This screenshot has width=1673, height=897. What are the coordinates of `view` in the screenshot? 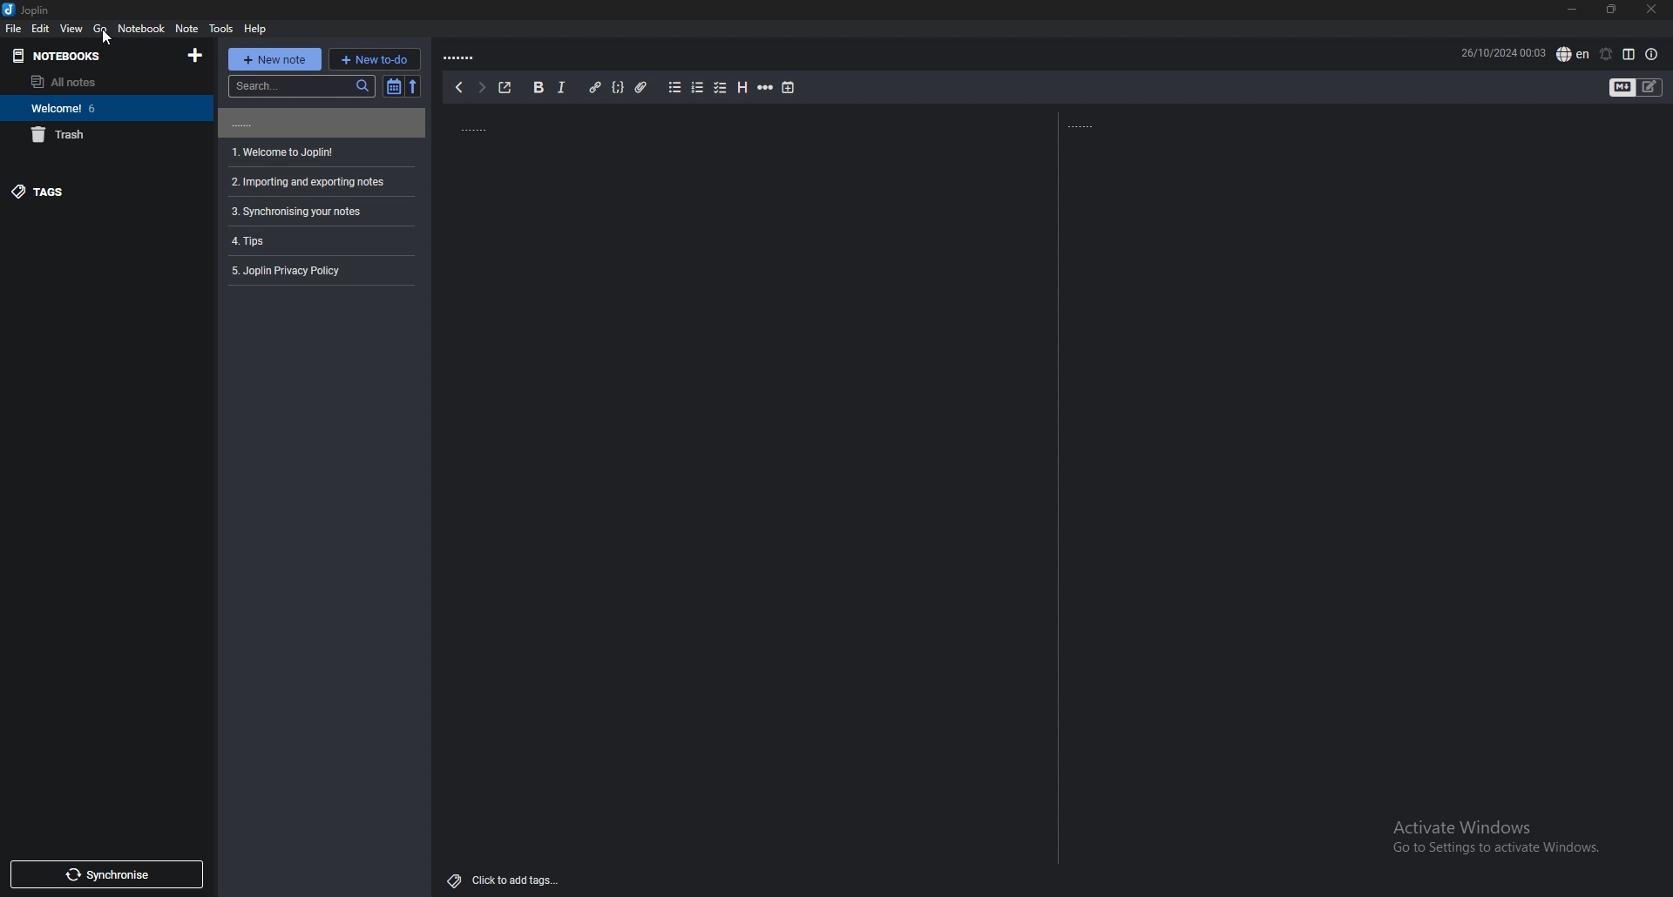 It's located at (71, 28).